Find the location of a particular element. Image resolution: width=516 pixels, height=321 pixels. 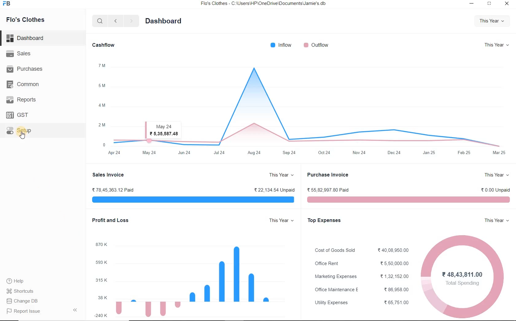

0.00 Unpaid is located at coordinates (497, 189).